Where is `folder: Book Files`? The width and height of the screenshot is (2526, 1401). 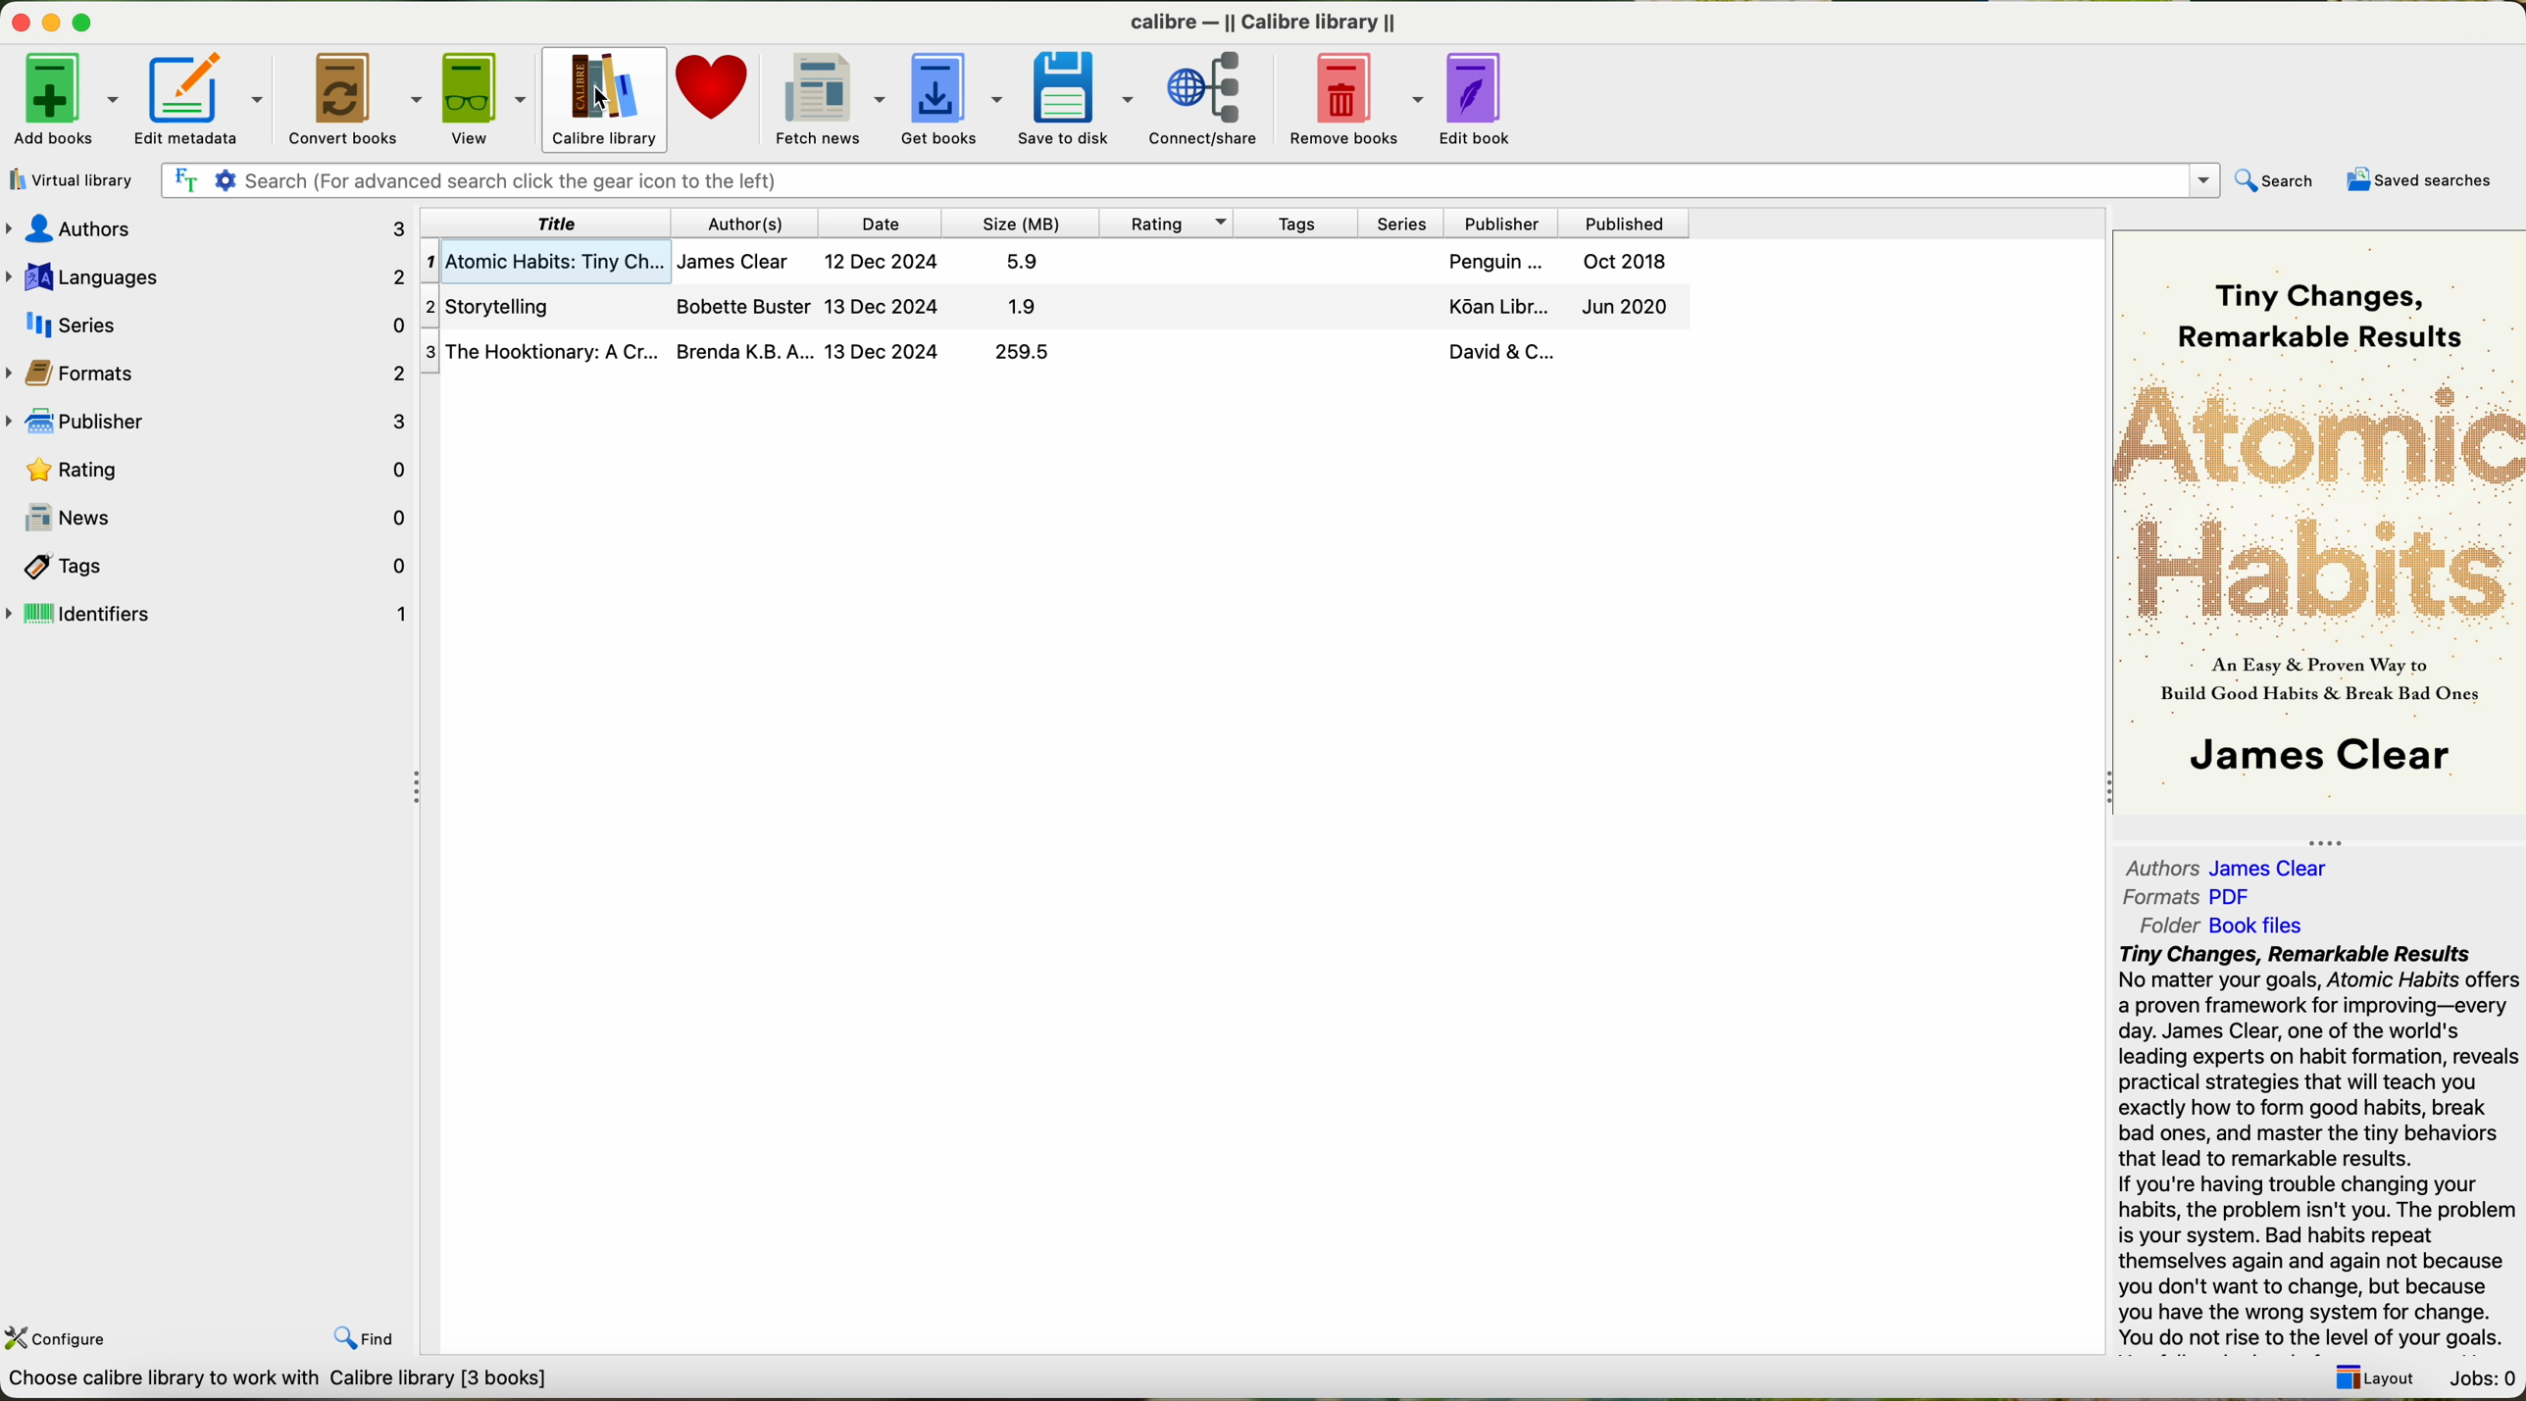 folder: Book Files is located at coordinates (2223, 926).